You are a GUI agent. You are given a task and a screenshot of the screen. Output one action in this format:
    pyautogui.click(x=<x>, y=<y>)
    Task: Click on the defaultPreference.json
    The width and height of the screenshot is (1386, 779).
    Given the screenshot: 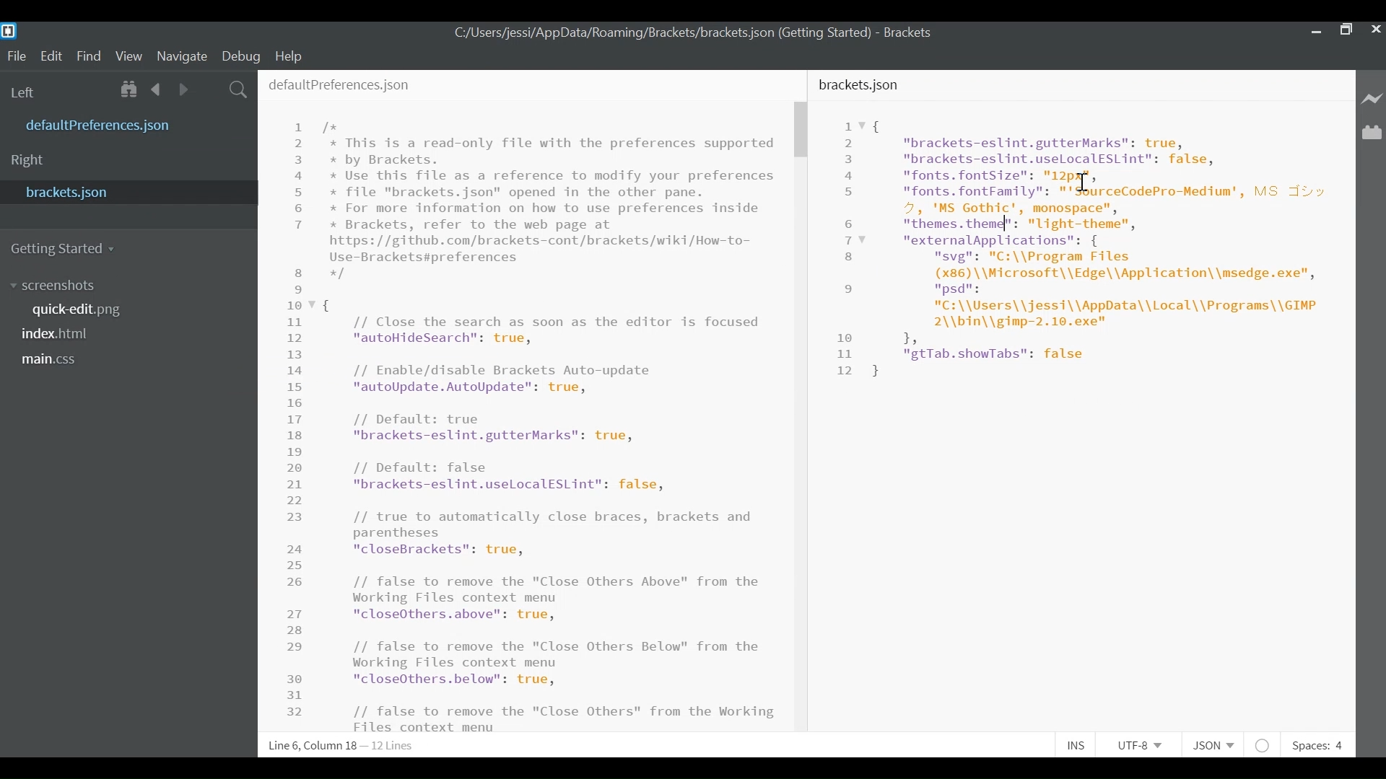 What is the action you would take?
    pyautogui.click(x=134, y=124)
    